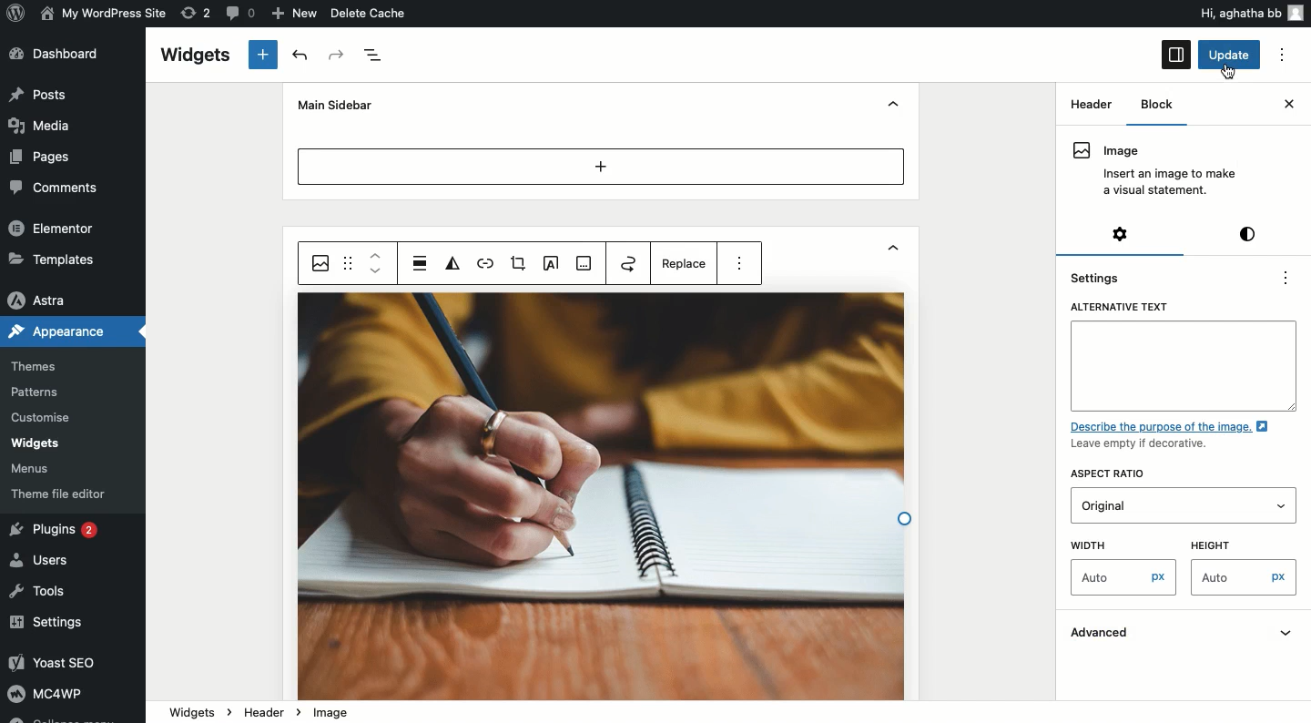 This screenshot has width=1311, height=723. What do you see at coordinates (1123, 233) in the screenshot?
I see `Settings` at bounding box center [1123, 233].